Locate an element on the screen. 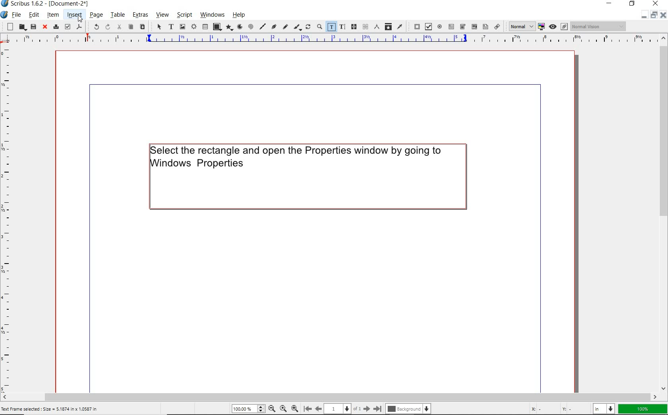  image frame is located at coordinates (182, 27).